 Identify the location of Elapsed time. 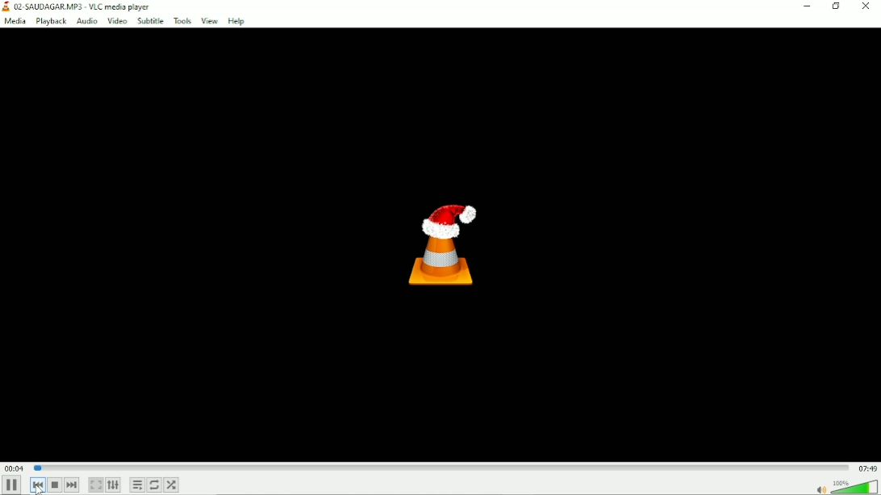
(15, 468).